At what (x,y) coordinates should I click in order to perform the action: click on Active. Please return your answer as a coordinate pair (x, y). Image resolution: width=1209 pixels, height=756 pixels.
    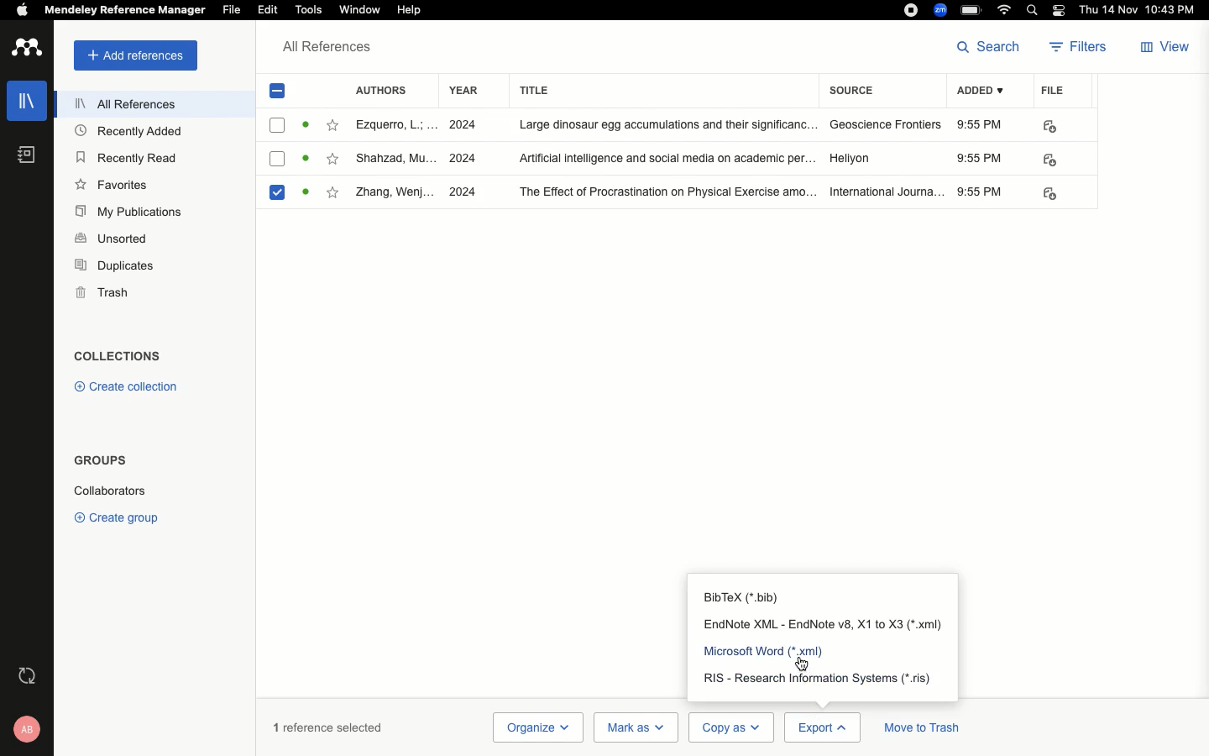
    Looking at the image, I should click on (305, 124).